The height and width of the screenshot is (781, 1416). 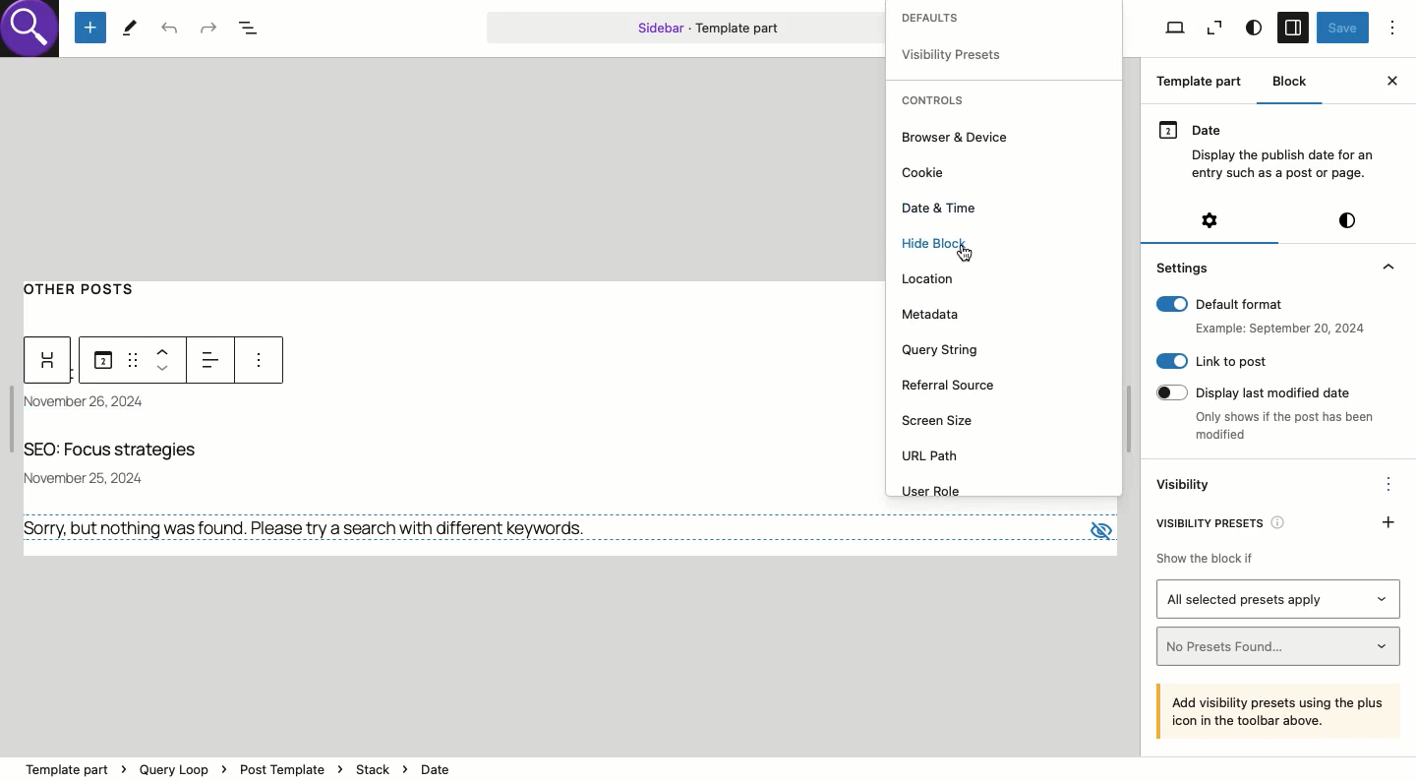 What do you see at coordinates (944, 350) in the screenshot?
I see `Query string` at bounding box center [944, 350].